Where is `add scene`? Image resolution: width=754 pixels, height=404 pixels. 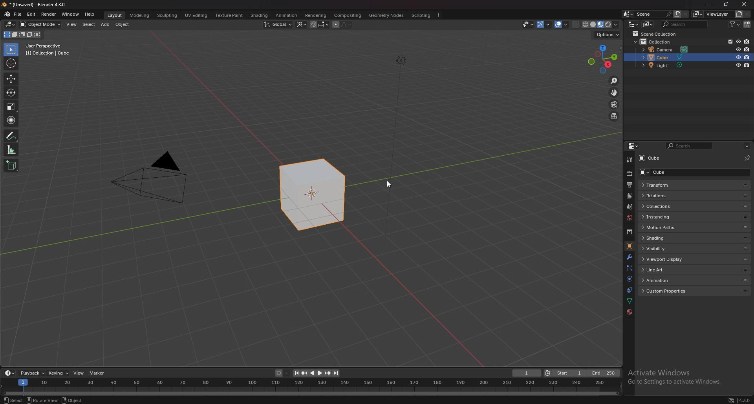 add scene is located at coordinates (677, 14).